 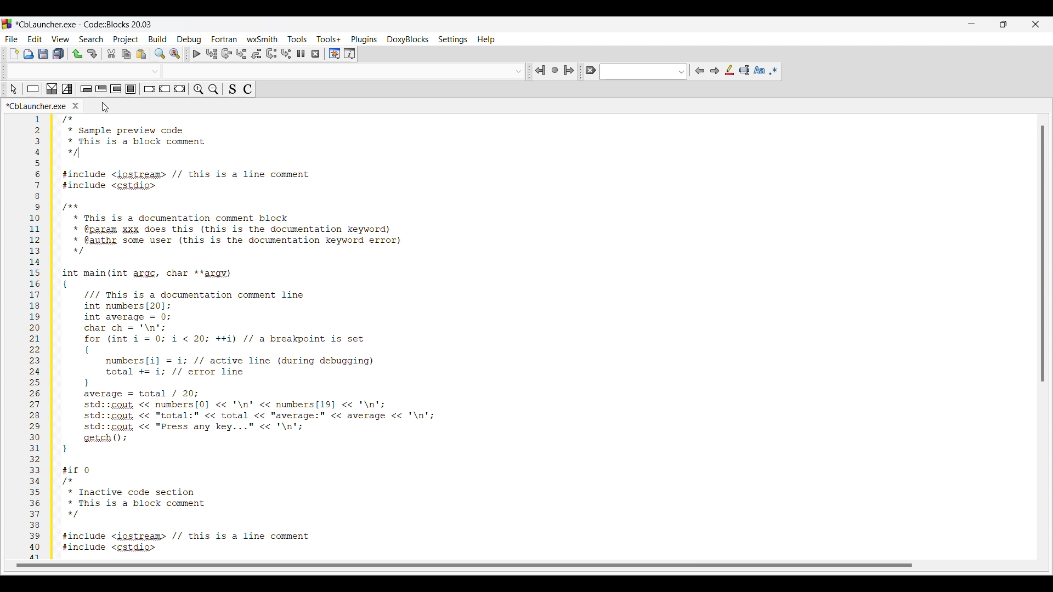 I want to click on Previous, so click(x=700, y=71).